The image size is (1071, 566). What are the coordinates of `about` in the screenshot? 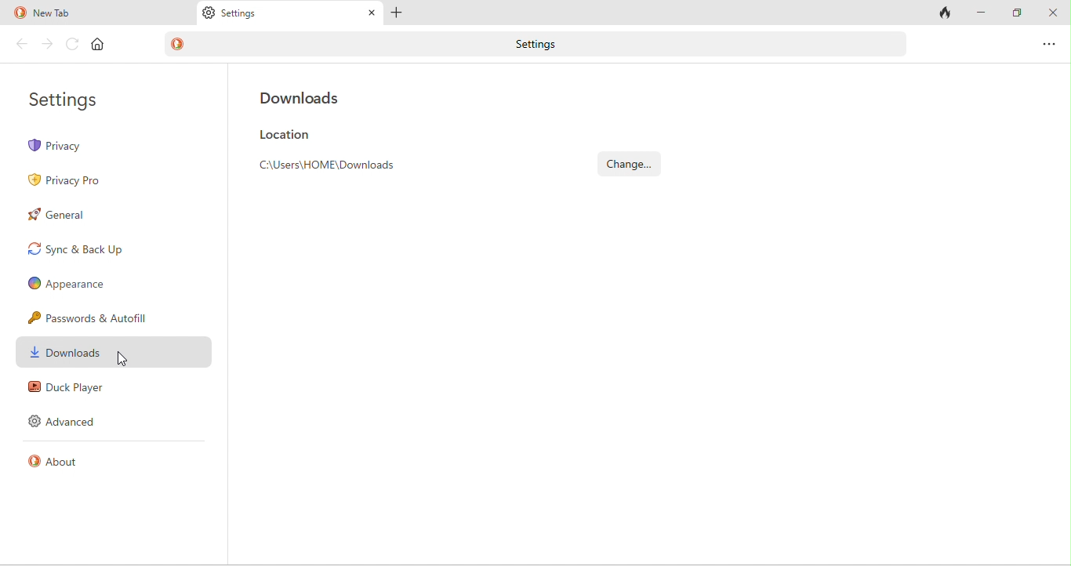 It's located at (61, 463).